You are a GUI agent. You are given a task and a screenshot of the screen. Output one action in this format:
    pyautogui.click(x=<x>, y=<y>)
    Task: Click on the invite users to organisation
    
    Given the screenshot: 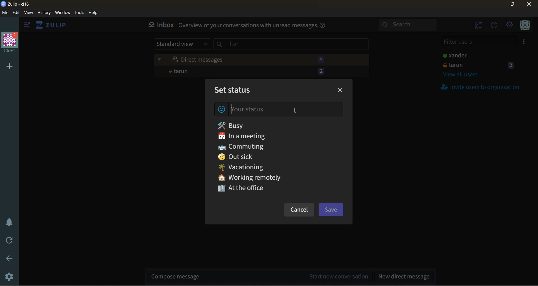 What is the action you would take?
    pyautogui.click(x=525, y=43)
    